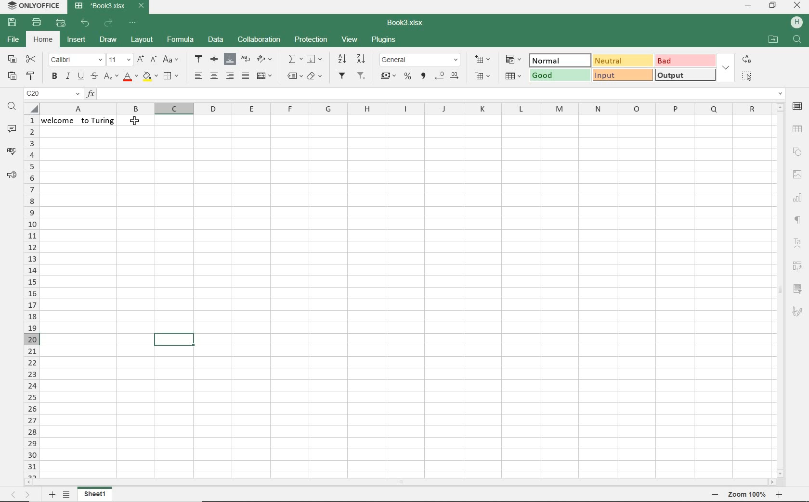  What do you see at coordinates (143, 40) in the screenshot?
I see `layout` at bounding box center [143, 40].